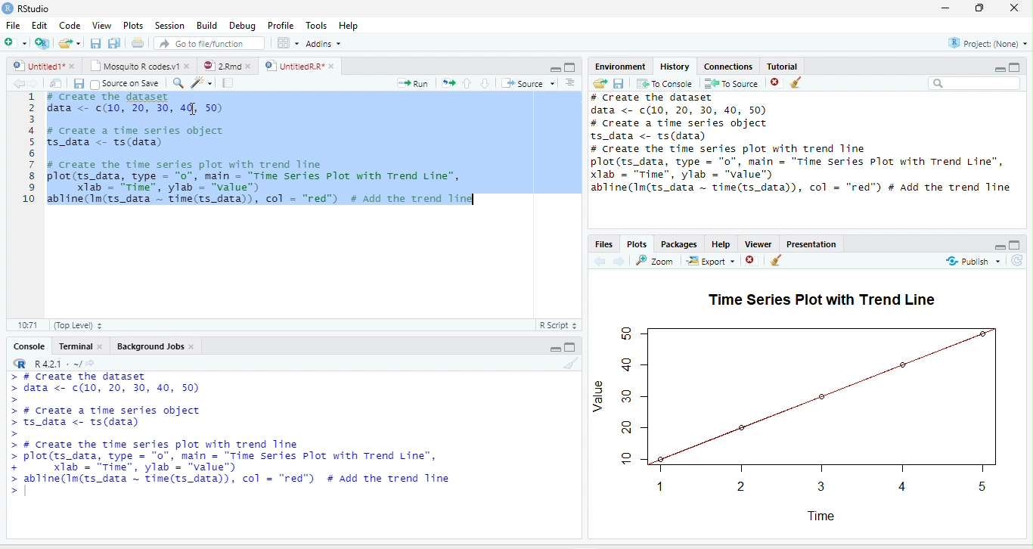 This screenshot has width=1033, height=549. Describe the element at coordinates (26, 8) in the screenshot. I see `RStudio` at that location.